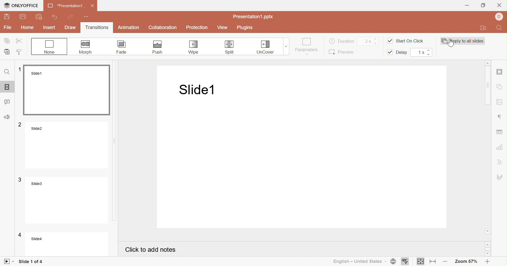 The image size is (507, 266). What do you see at coordinates (421, 52) in the screenshot?
I see `1s` at bounding box center [421, 52].